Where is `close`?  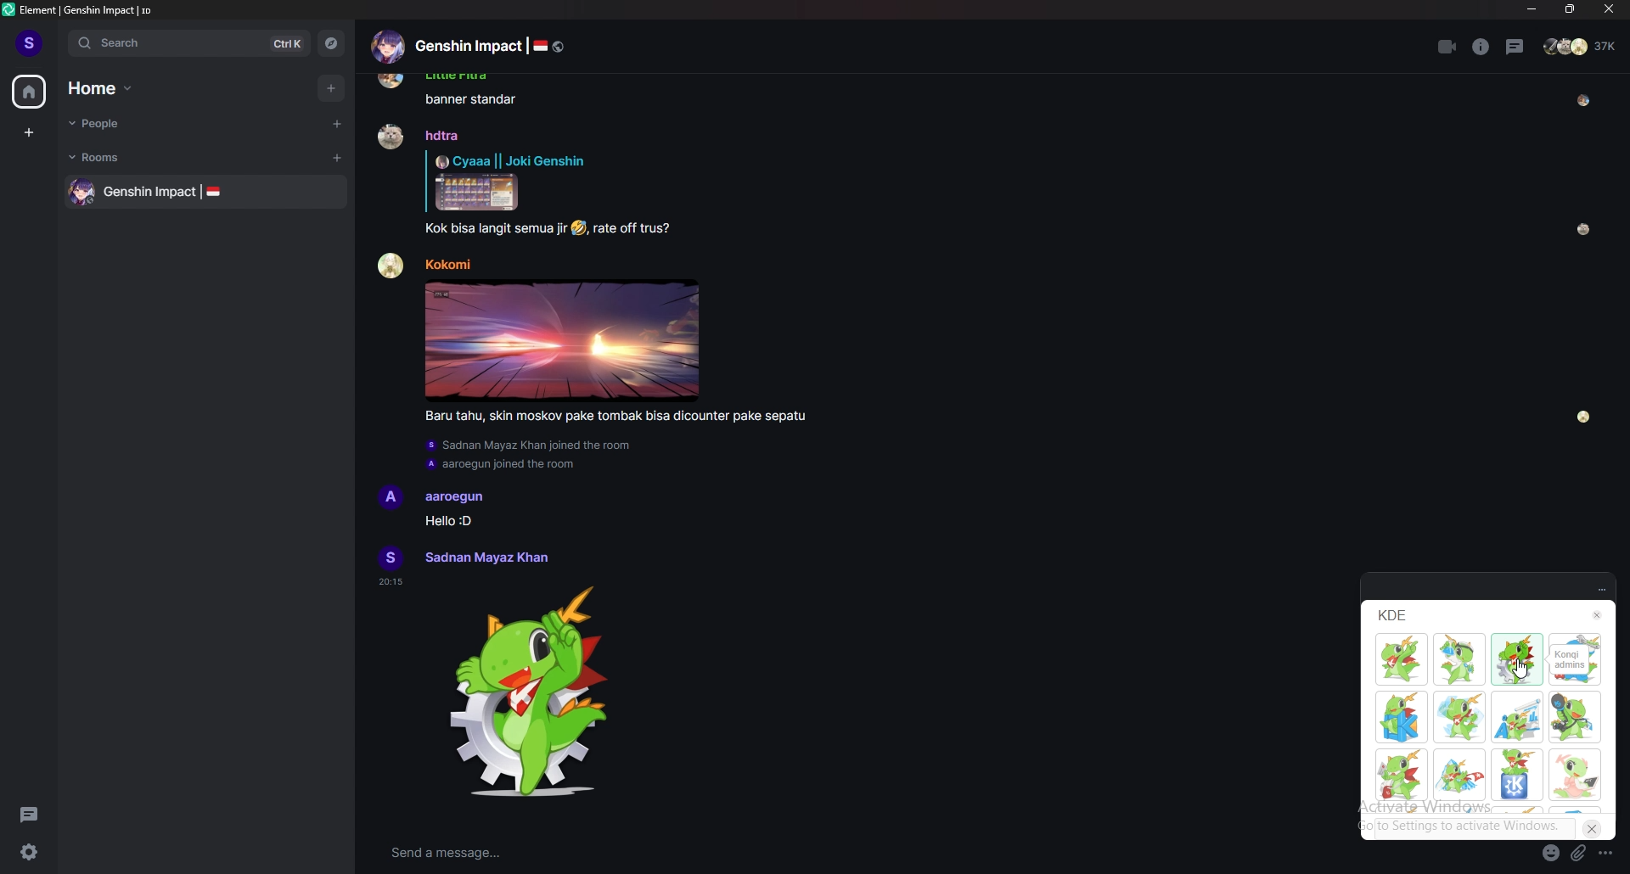
close is located at coordinates (1598, 615).